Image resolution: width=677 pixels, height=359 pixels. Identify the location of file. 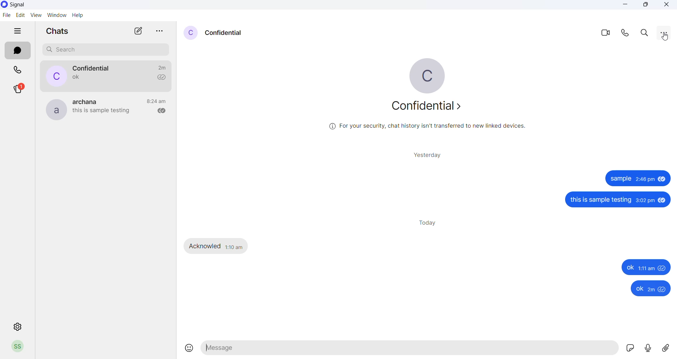
(6, 17).